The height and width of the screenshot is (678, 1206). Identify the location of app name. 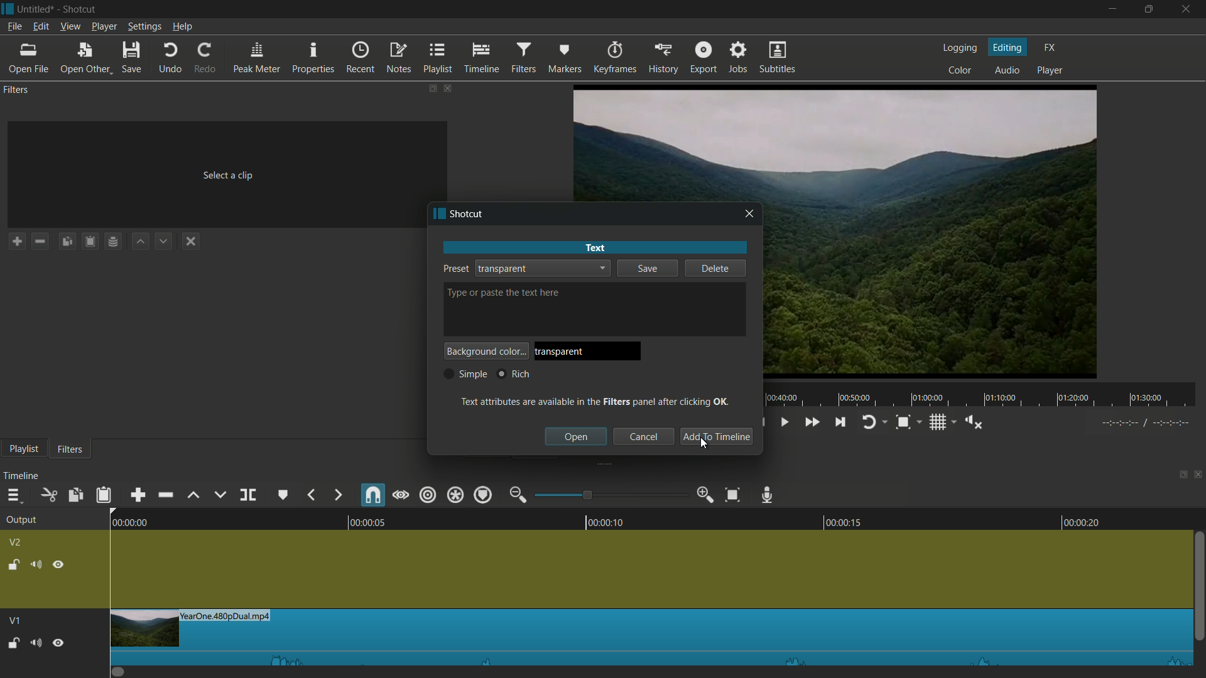
(81, 9).